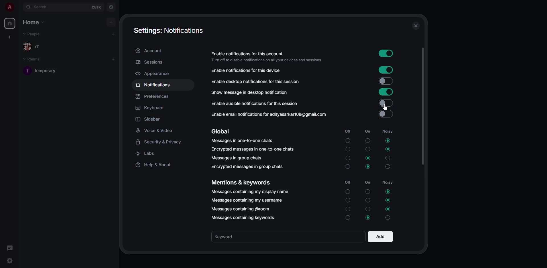 The image size is (547, 268). What do you see at coordinates (270, 114) in the screenshot?
I see `enable email notifications` at bounding box center [270, 114].